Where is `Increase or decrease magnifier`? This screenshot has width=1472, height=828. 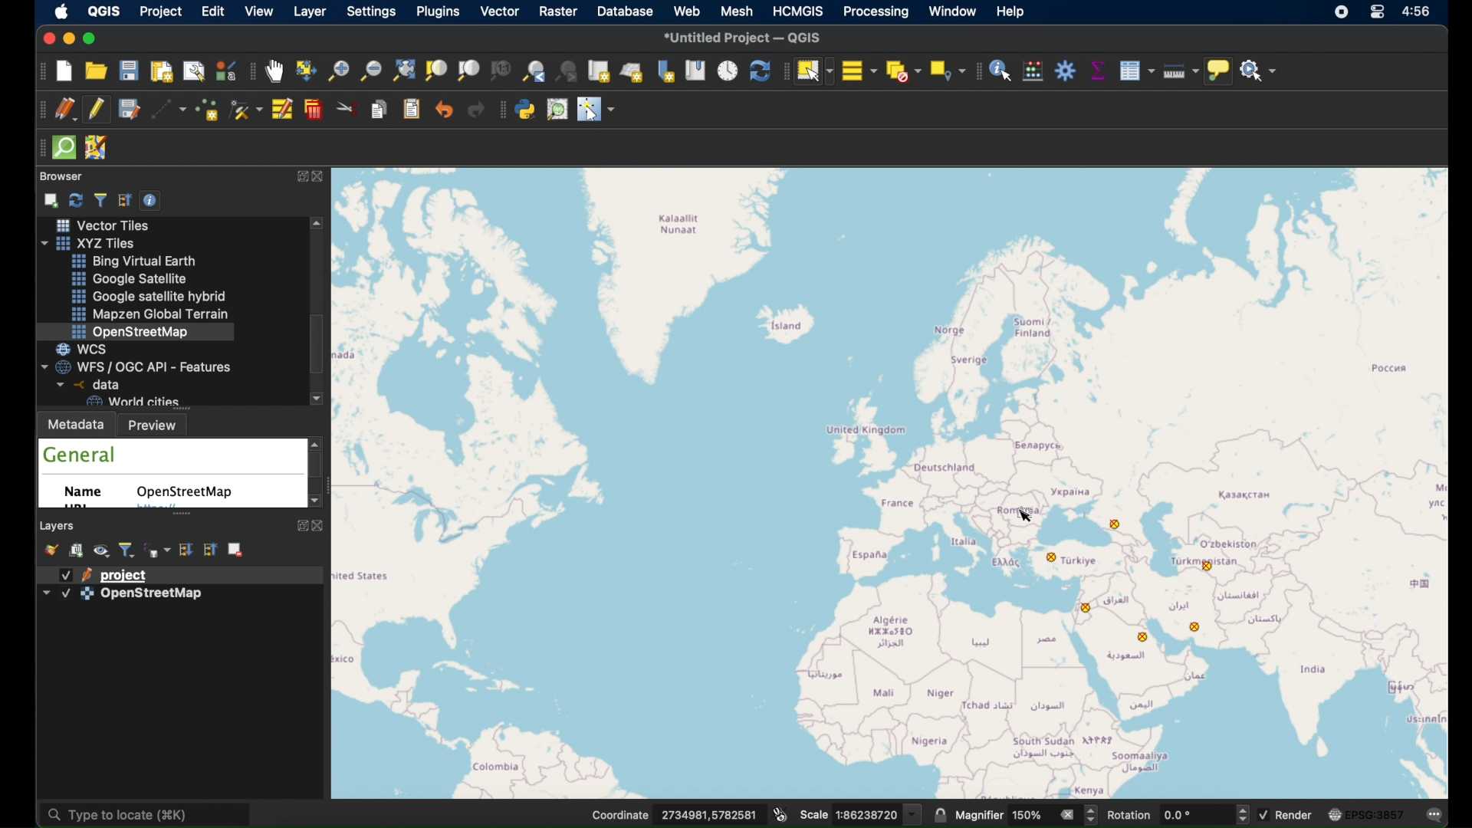 Increase or decrease magnifier is located at coordinates (1092, 815).